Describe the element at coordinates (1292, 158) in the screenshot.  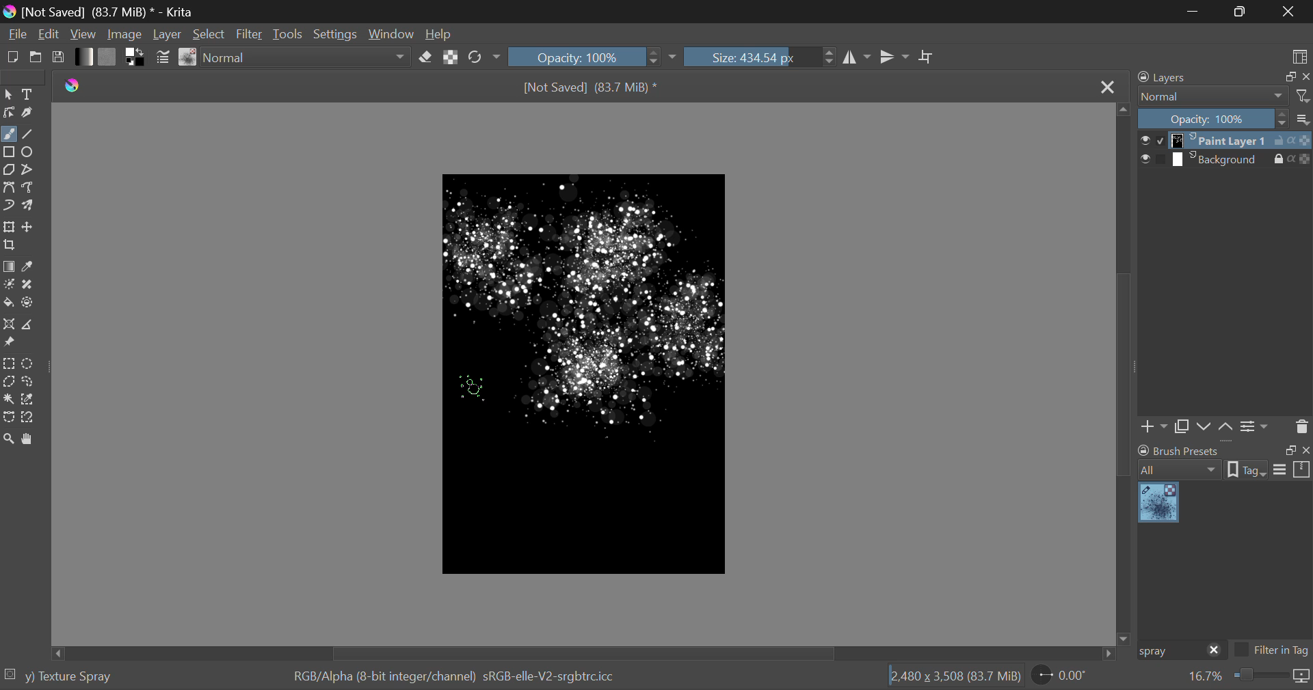
I see `actions` at that location.